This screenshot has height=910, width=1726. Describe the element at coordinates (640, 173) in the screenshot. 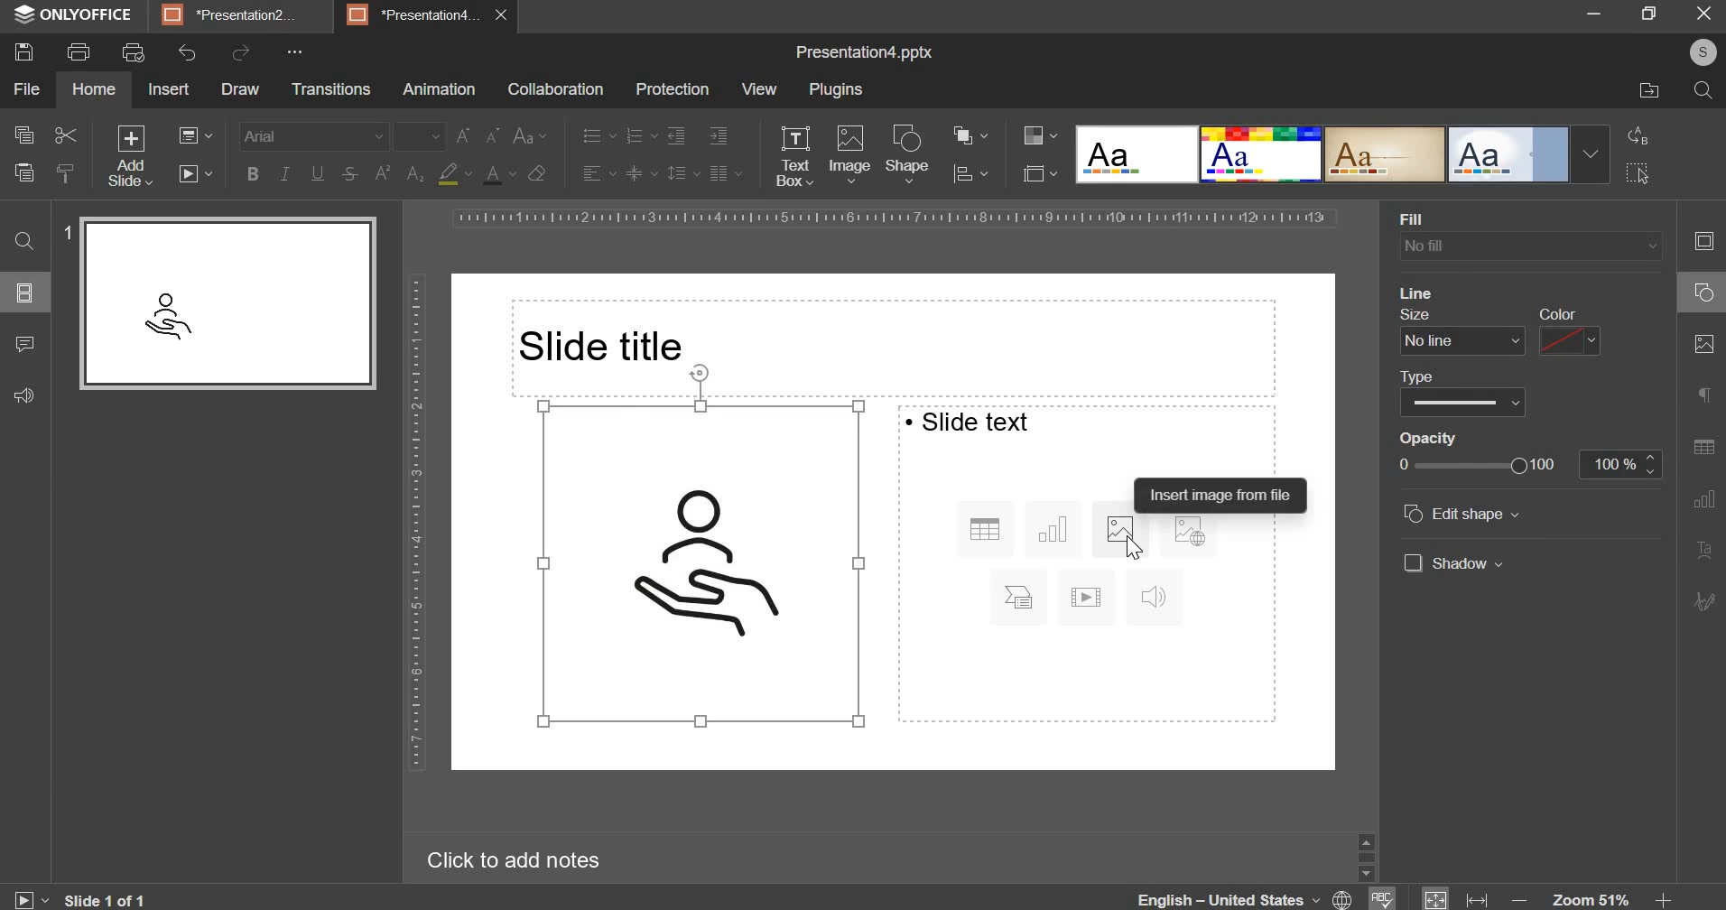

I see `vertical alignment` at that location.